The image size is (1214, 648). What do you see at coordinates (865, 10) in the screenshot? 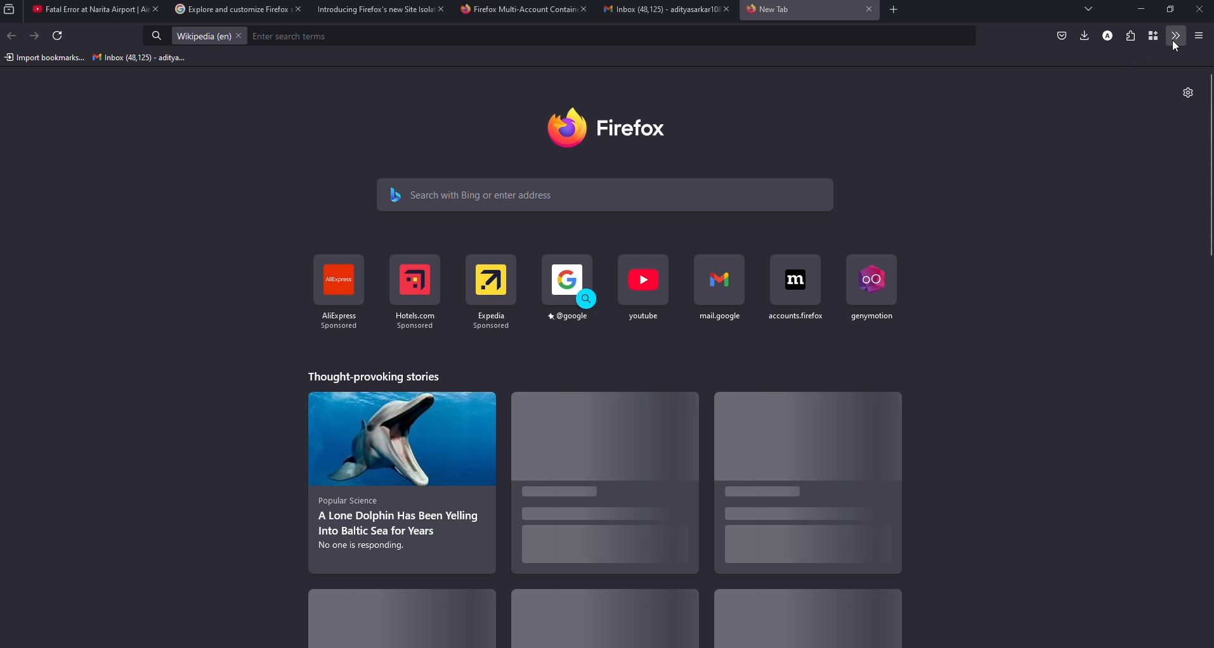
I see `close` at bounding box center [865, 10].